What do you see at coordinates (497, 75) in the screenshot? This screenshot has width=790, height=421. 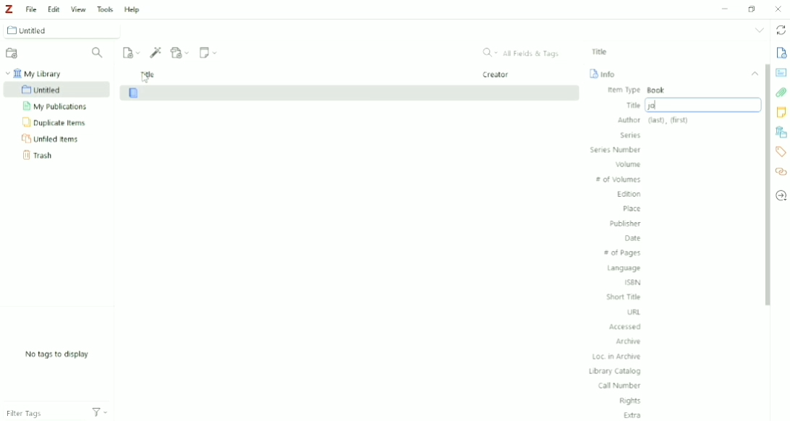 I see `Creator` at bounding box center [497, 75].